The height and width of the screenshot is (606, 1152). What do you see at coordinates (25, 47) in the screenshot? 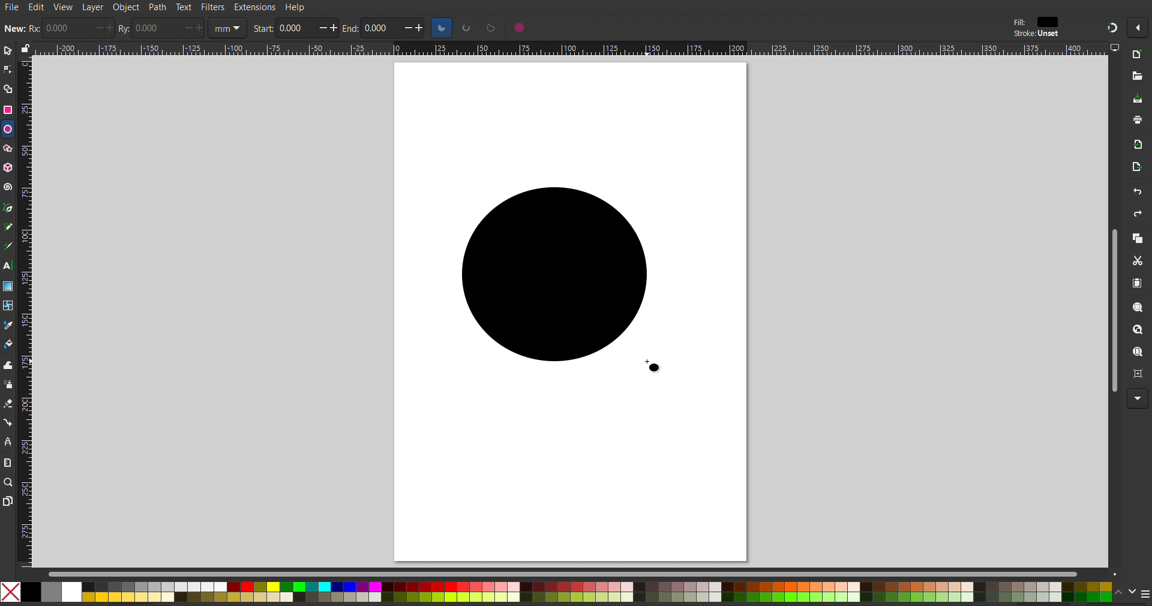
I see `lock` at bounding box center [25, 47].